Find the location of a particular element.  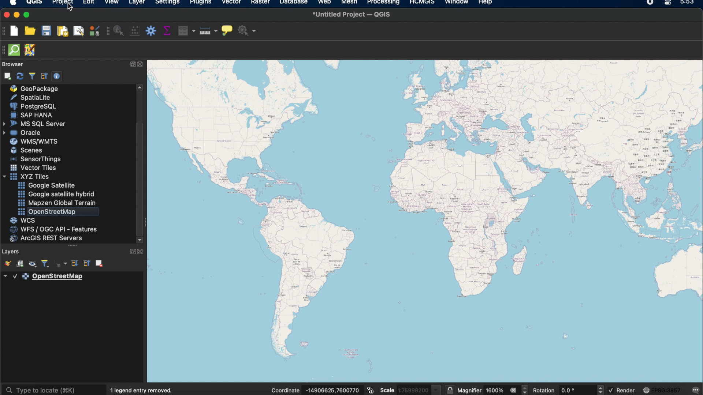

arches rest servers is located at coordinates (47, 238).